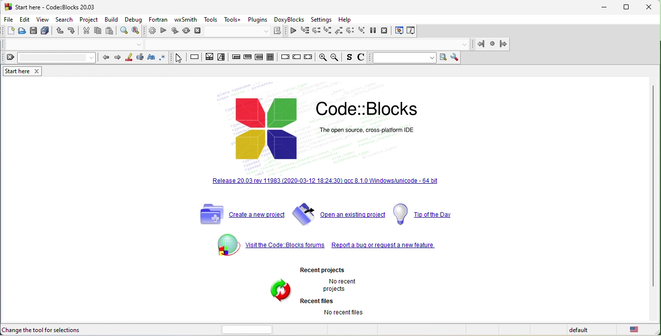 The height and width of the screenshot is (336, 661). What do you see at coordinates (9, 20) in the screenshot?
I see `file` at bounding box center [9, 20].